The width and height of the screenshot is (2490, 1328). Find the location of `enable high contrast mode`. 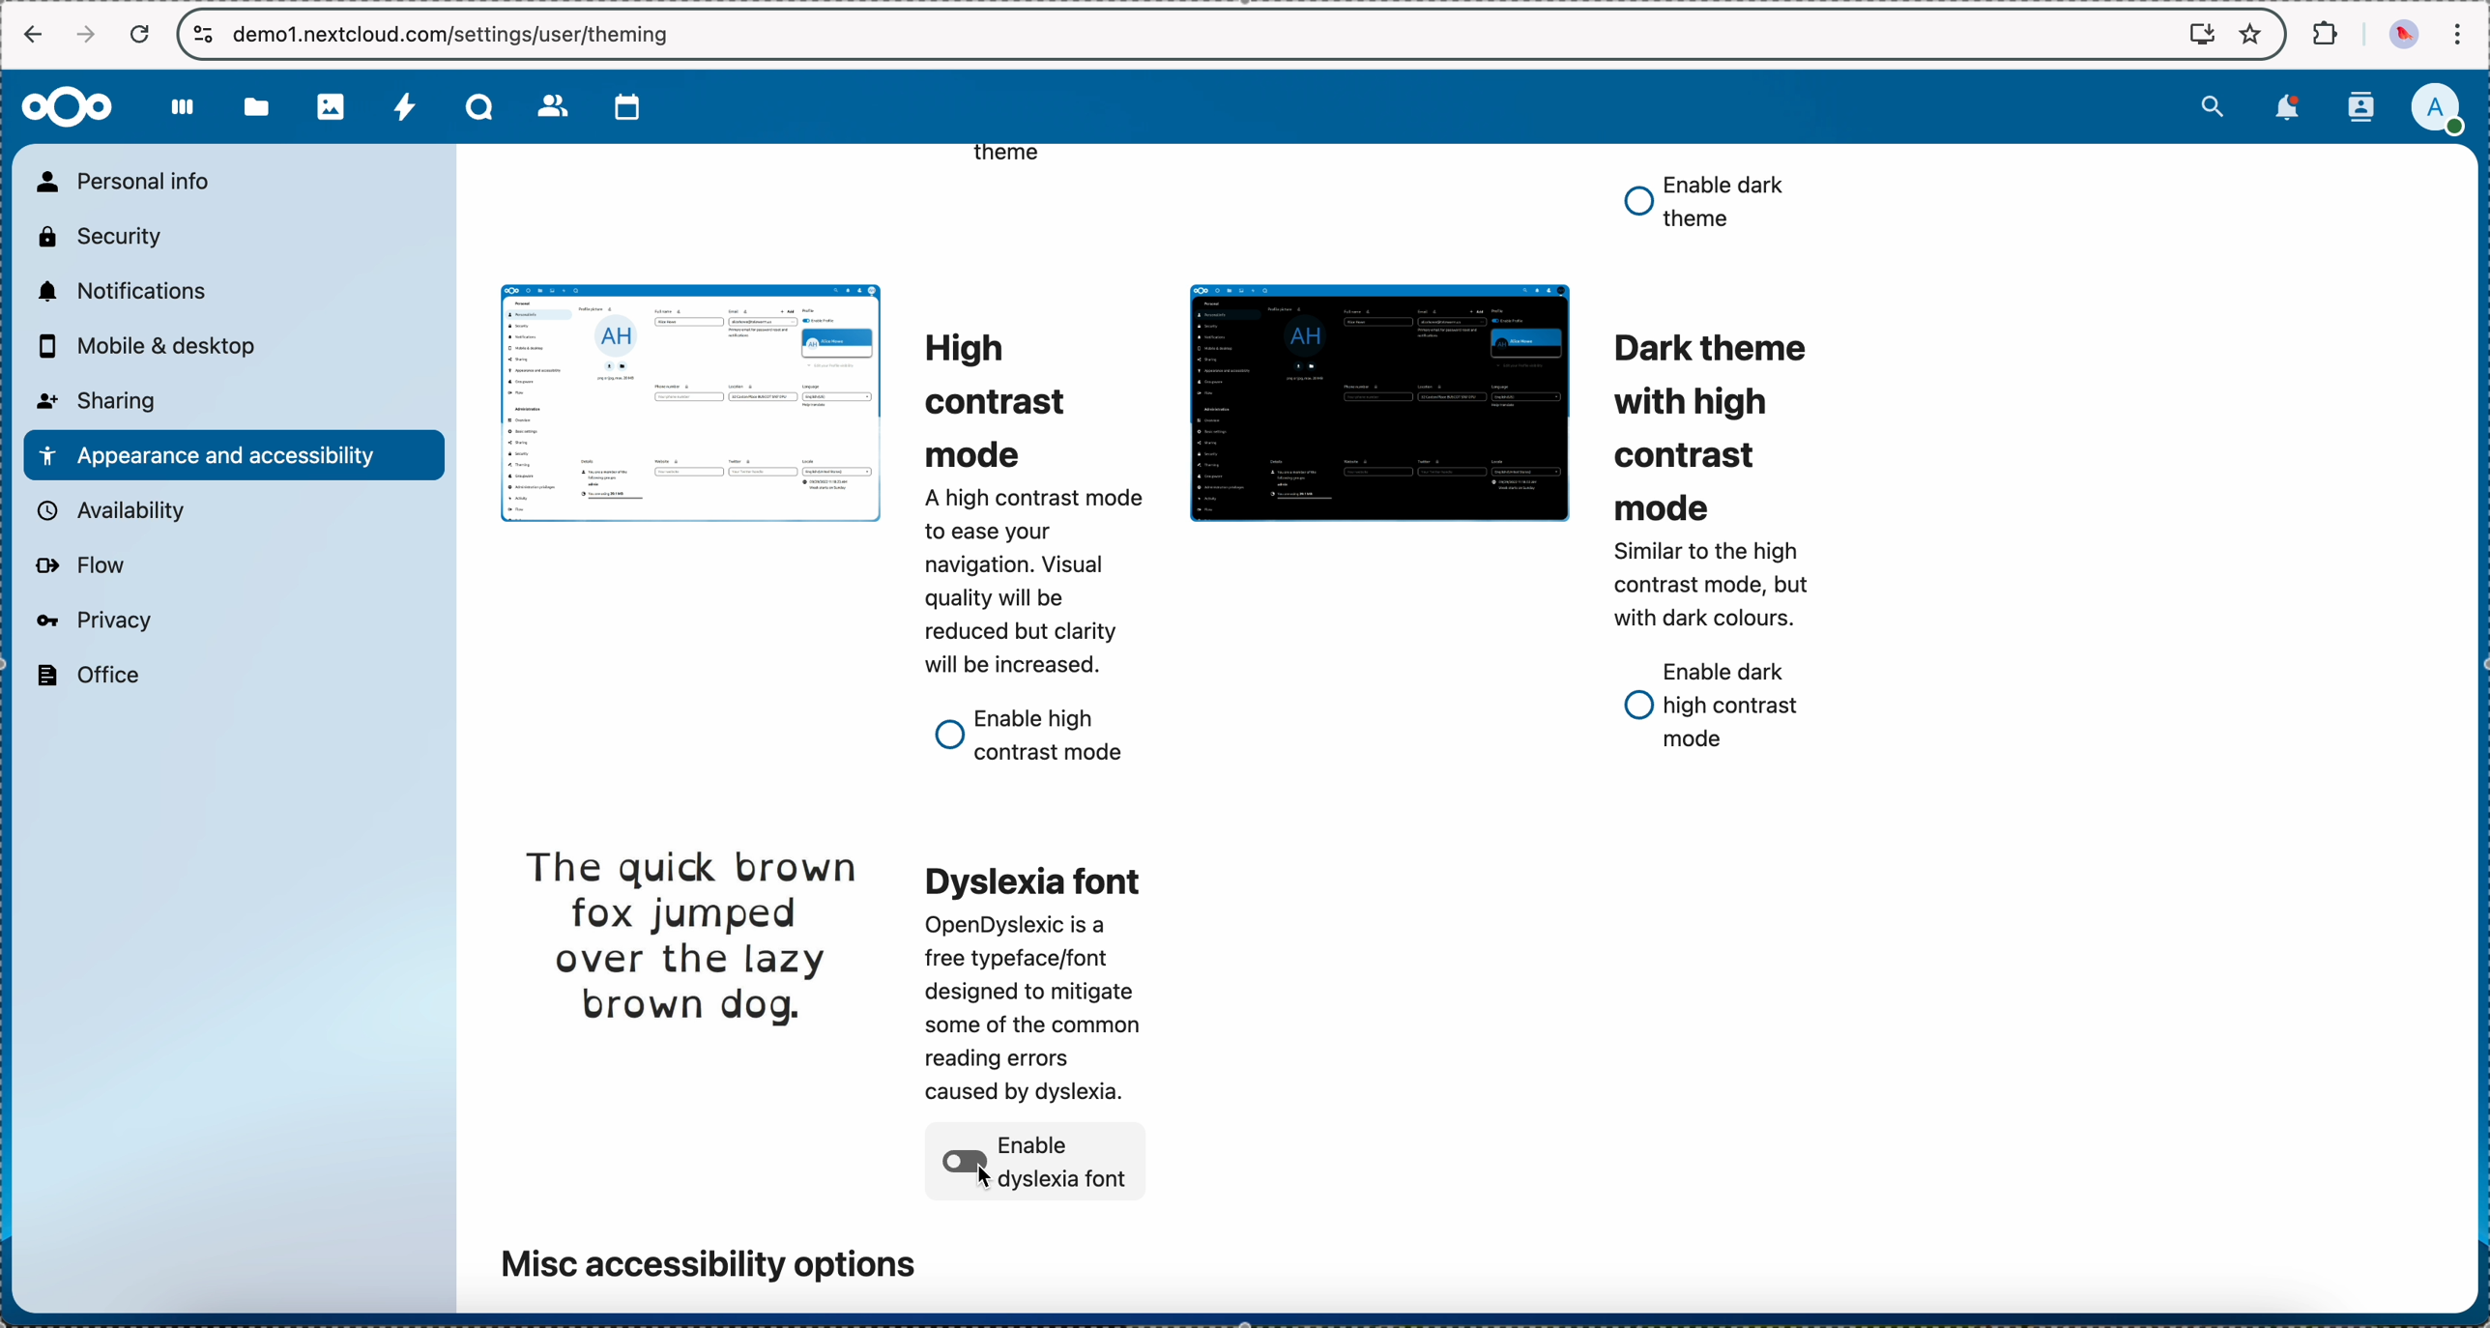

enable high contrast mode is located at coordinates (1036, 736).